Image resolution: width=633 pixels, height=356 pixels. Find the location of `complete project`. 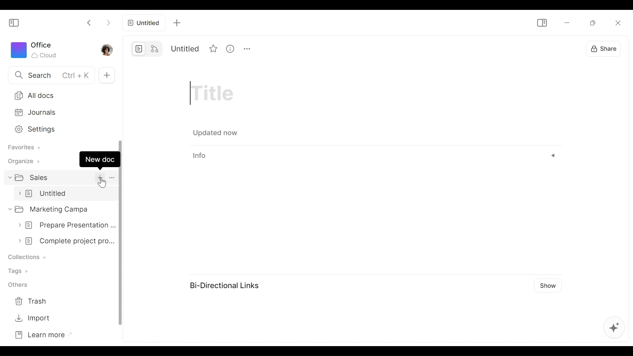

complete project is located at coordinates (63, 240).